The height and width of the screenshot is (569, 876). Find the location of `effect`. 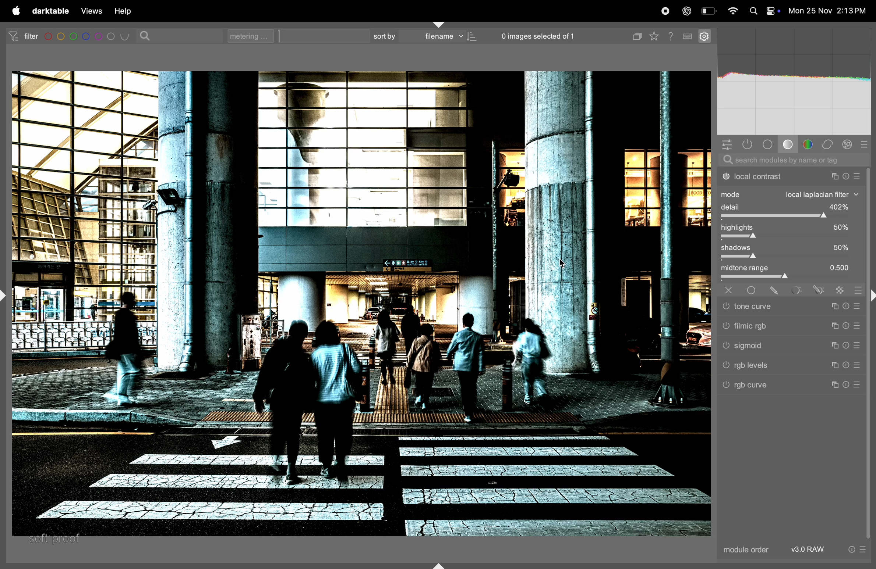

effect is located at coordinates (847, 144).